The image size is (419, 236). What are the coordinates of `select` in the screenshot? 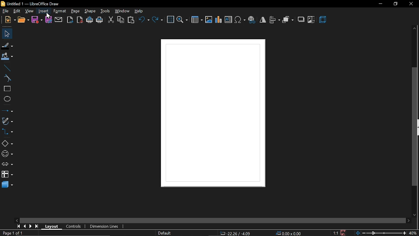 It's located at (6, 33).